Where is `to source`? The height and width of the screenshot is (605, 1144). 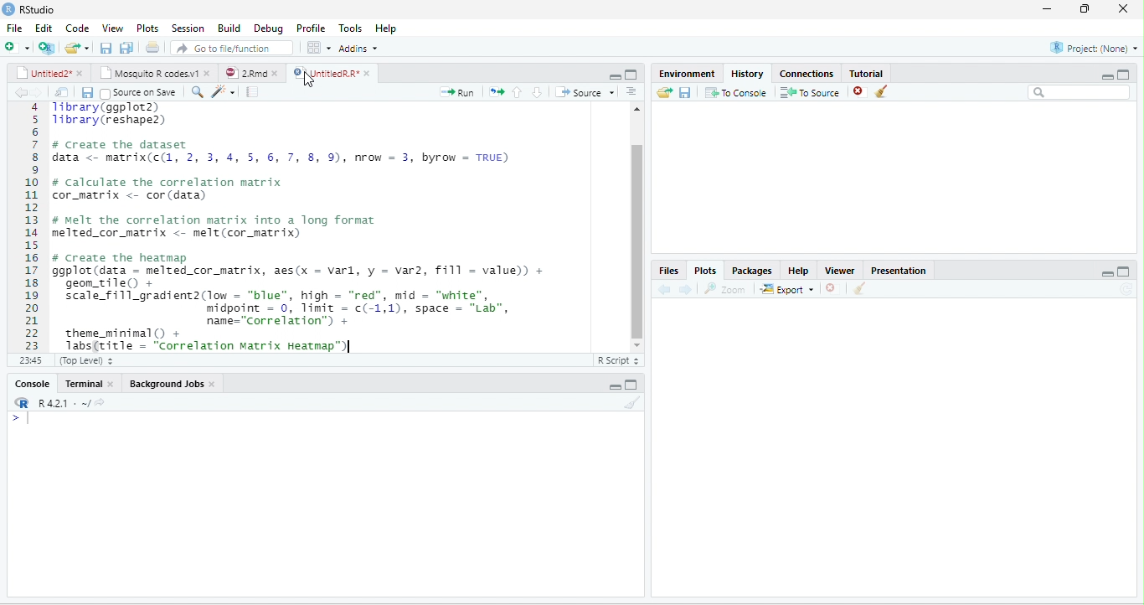 to source is located at coordinates (808, 93).